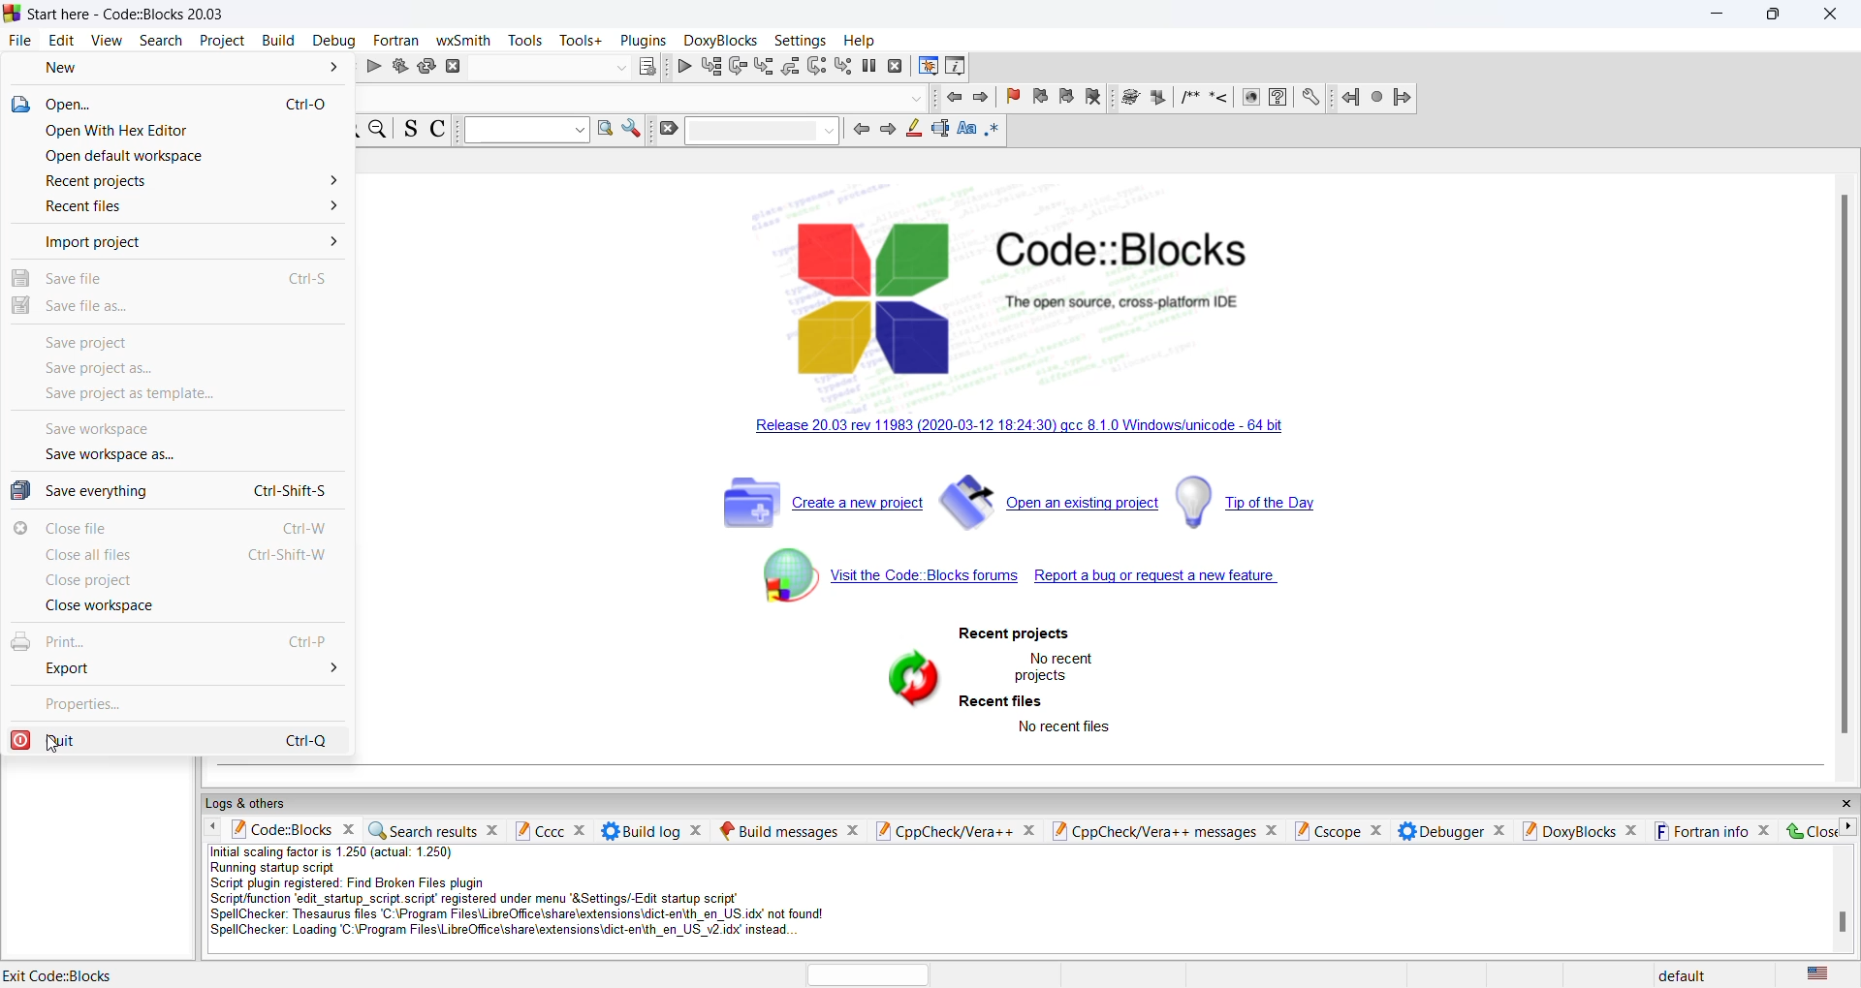  Describe the element at coordinates (539, 893) in the screenshot. I see `script` at that location.